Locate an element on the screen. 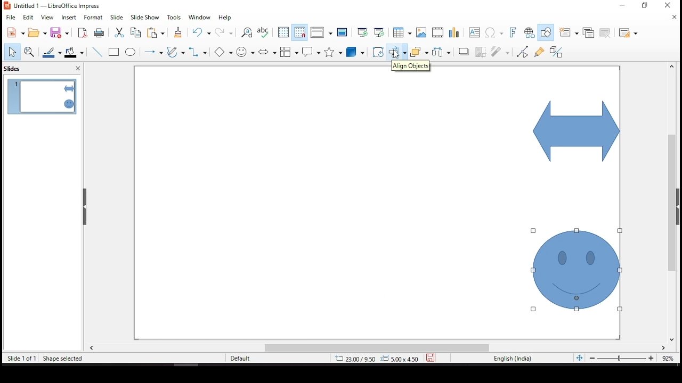 This screenshot has width=682, height=383. toggle extrusion is located at coordinates (556, 52).